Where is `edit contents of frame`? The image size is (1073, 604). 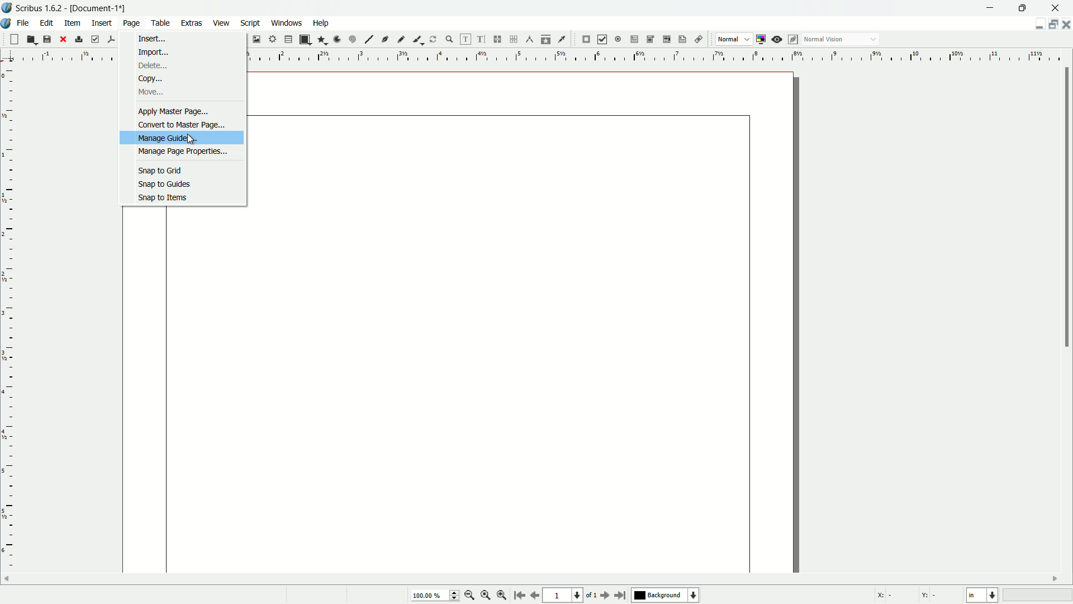
edit contents of frame is located at coordinates (464, 39).